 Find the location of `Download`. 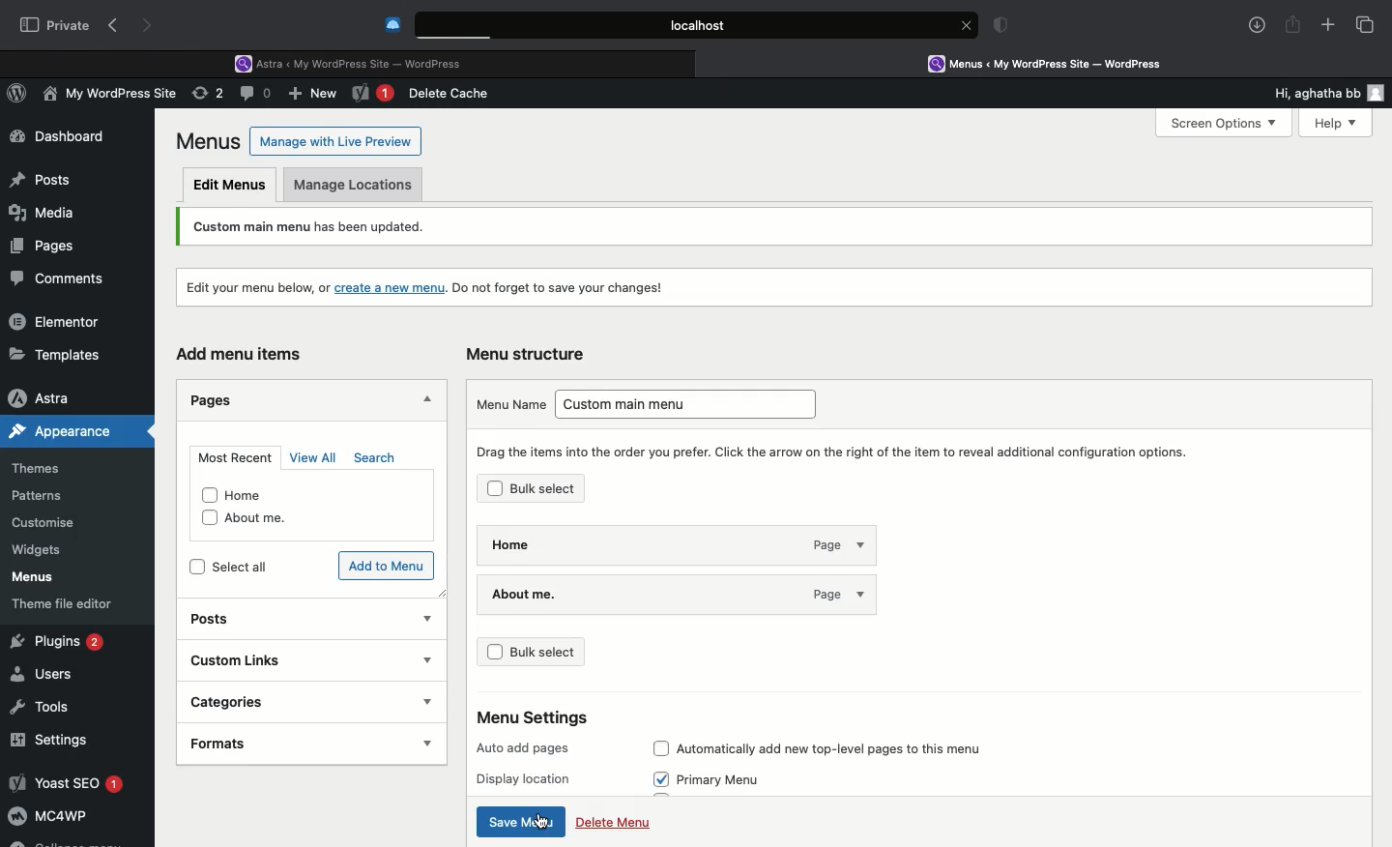

Download is located at coordinates (1258, 25).